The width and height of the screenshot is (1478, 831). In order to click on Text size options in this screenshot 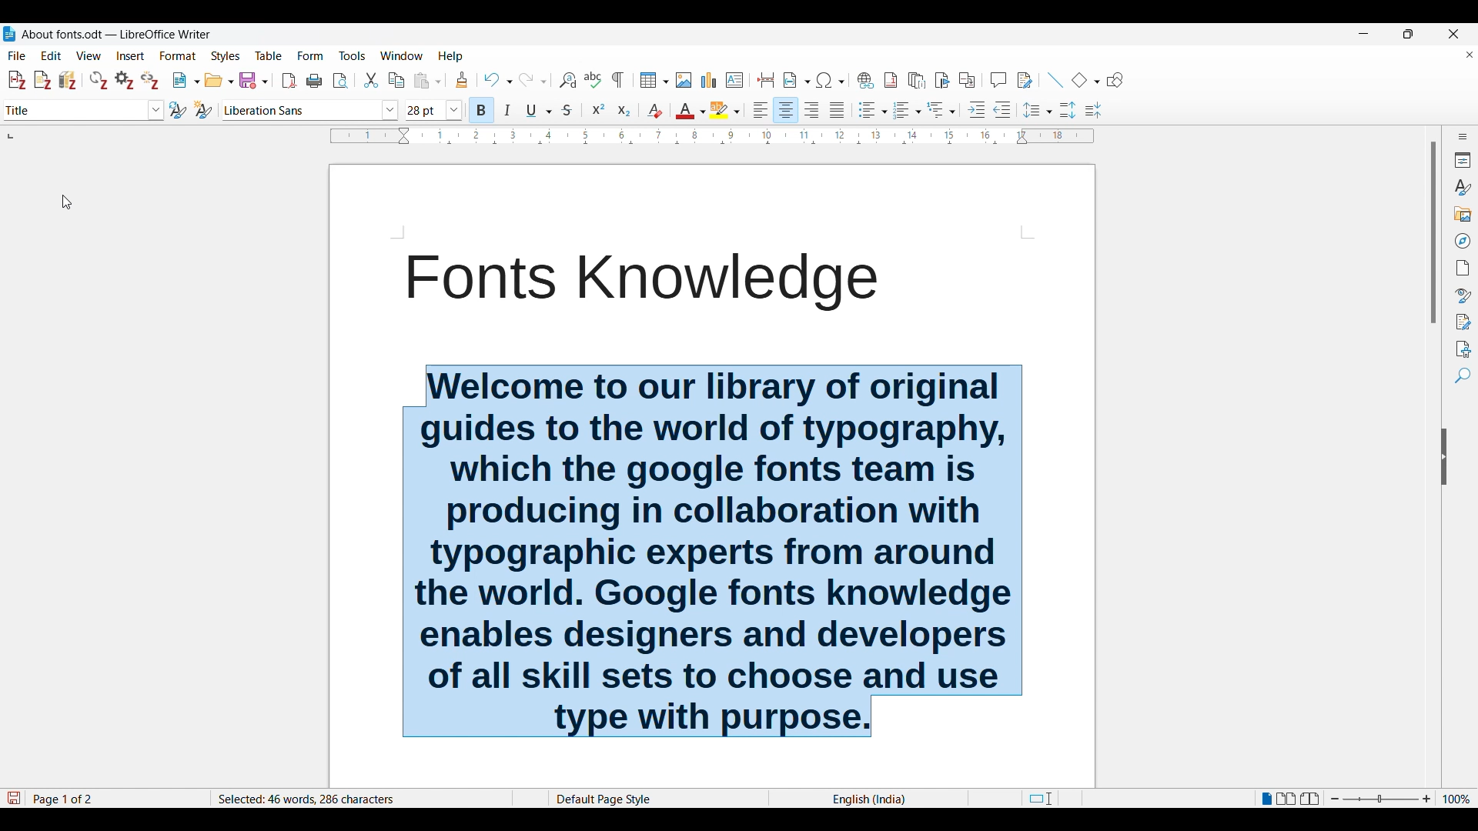, I will do `click(433, 110)`.